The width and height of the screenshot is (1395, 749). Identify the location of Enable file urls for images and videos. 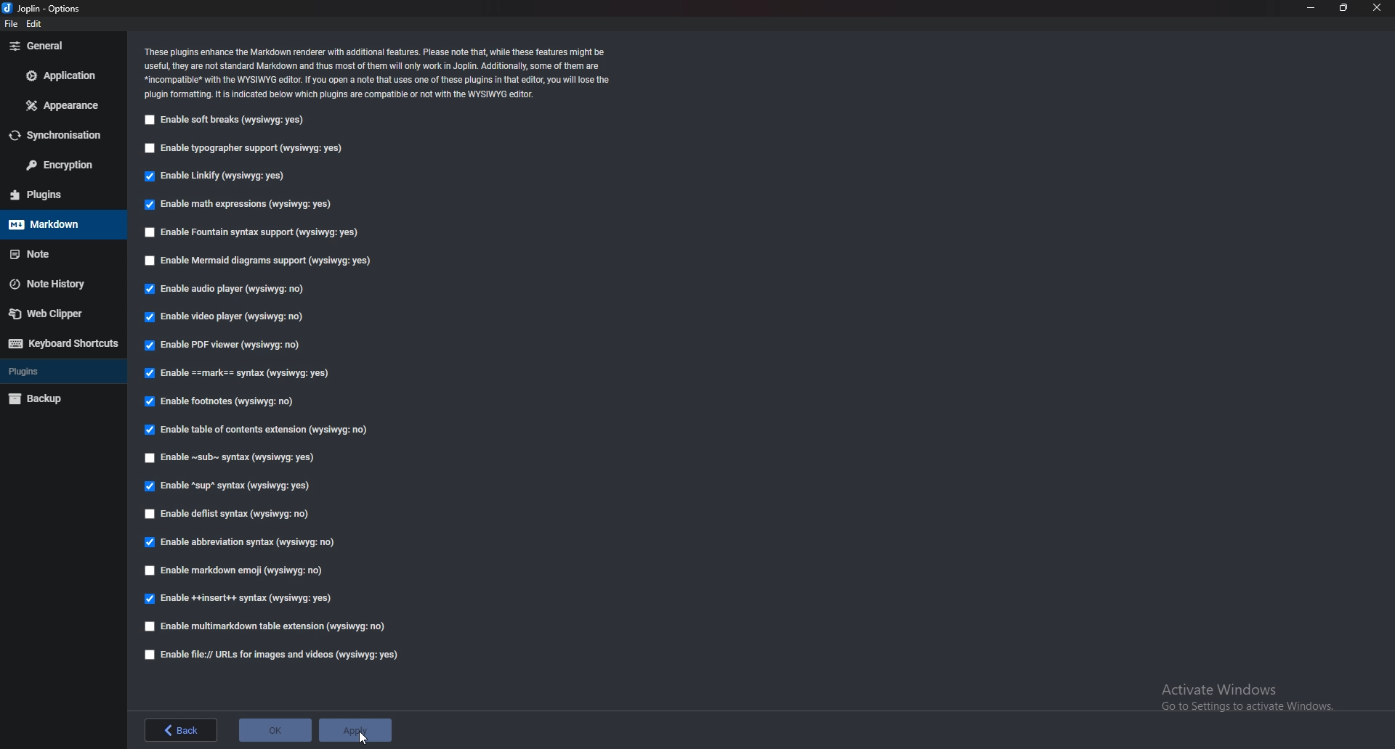
(270, 655).